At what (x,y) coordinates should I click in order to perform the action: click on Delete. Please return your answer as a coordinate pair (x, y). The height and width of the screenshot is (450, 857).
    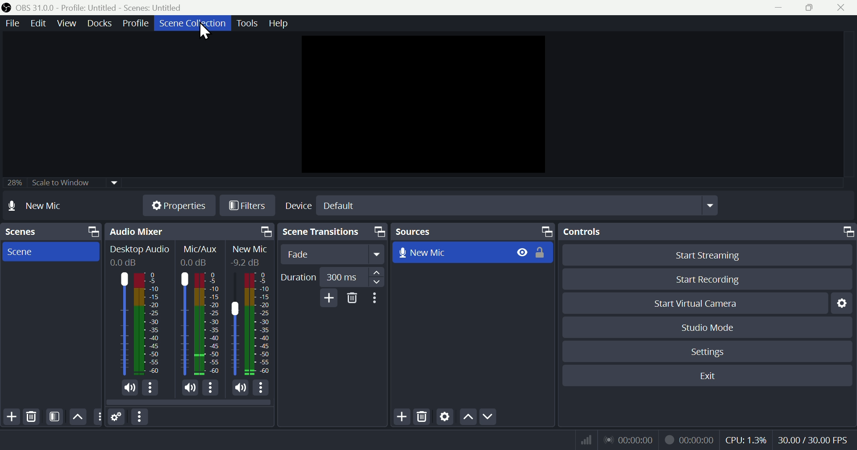
    Looking at the image, I should click on (35, 417).